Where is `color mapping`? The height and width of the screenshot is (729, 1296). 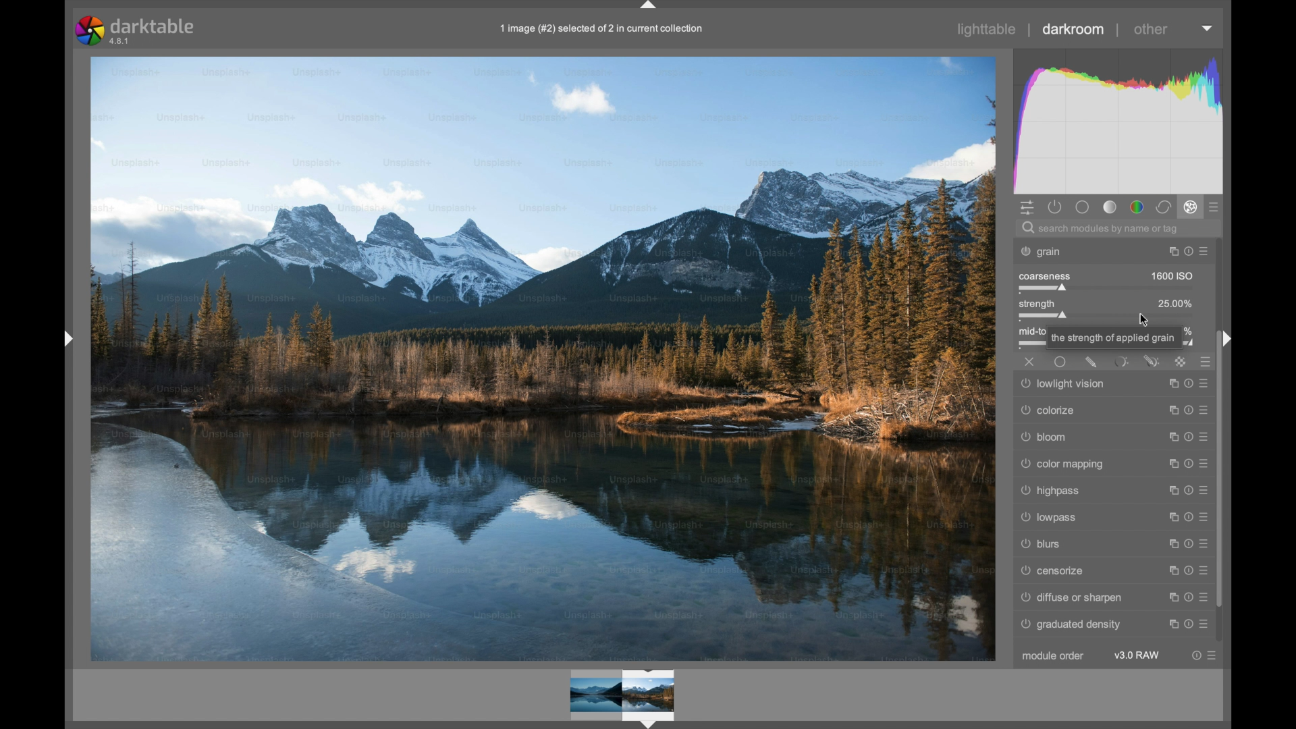
color mapping is located at coordinates (1068, 464).